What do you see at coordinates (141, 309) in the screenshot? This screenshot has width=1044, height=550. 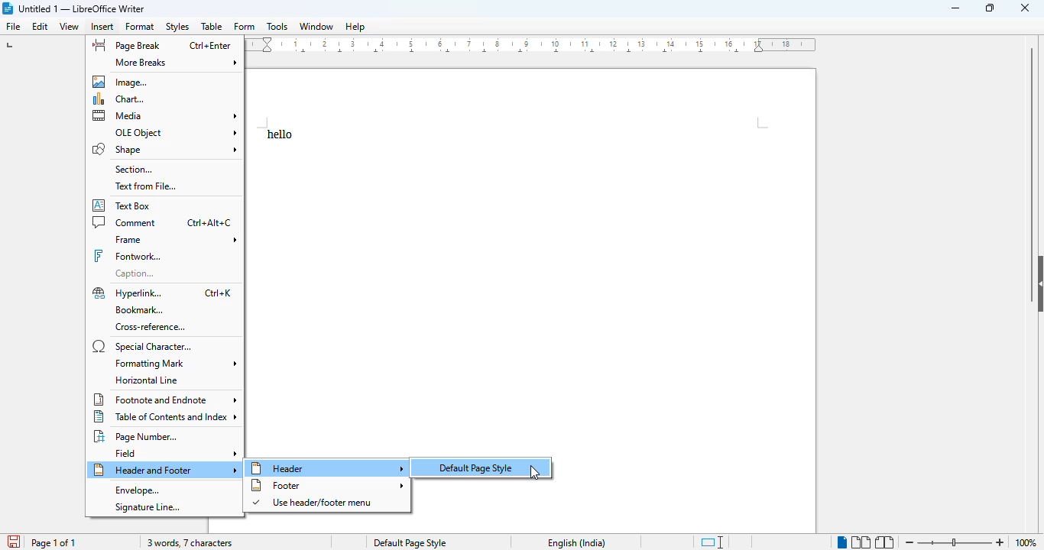 I see `bookmark` at bounding box center [141, 309].